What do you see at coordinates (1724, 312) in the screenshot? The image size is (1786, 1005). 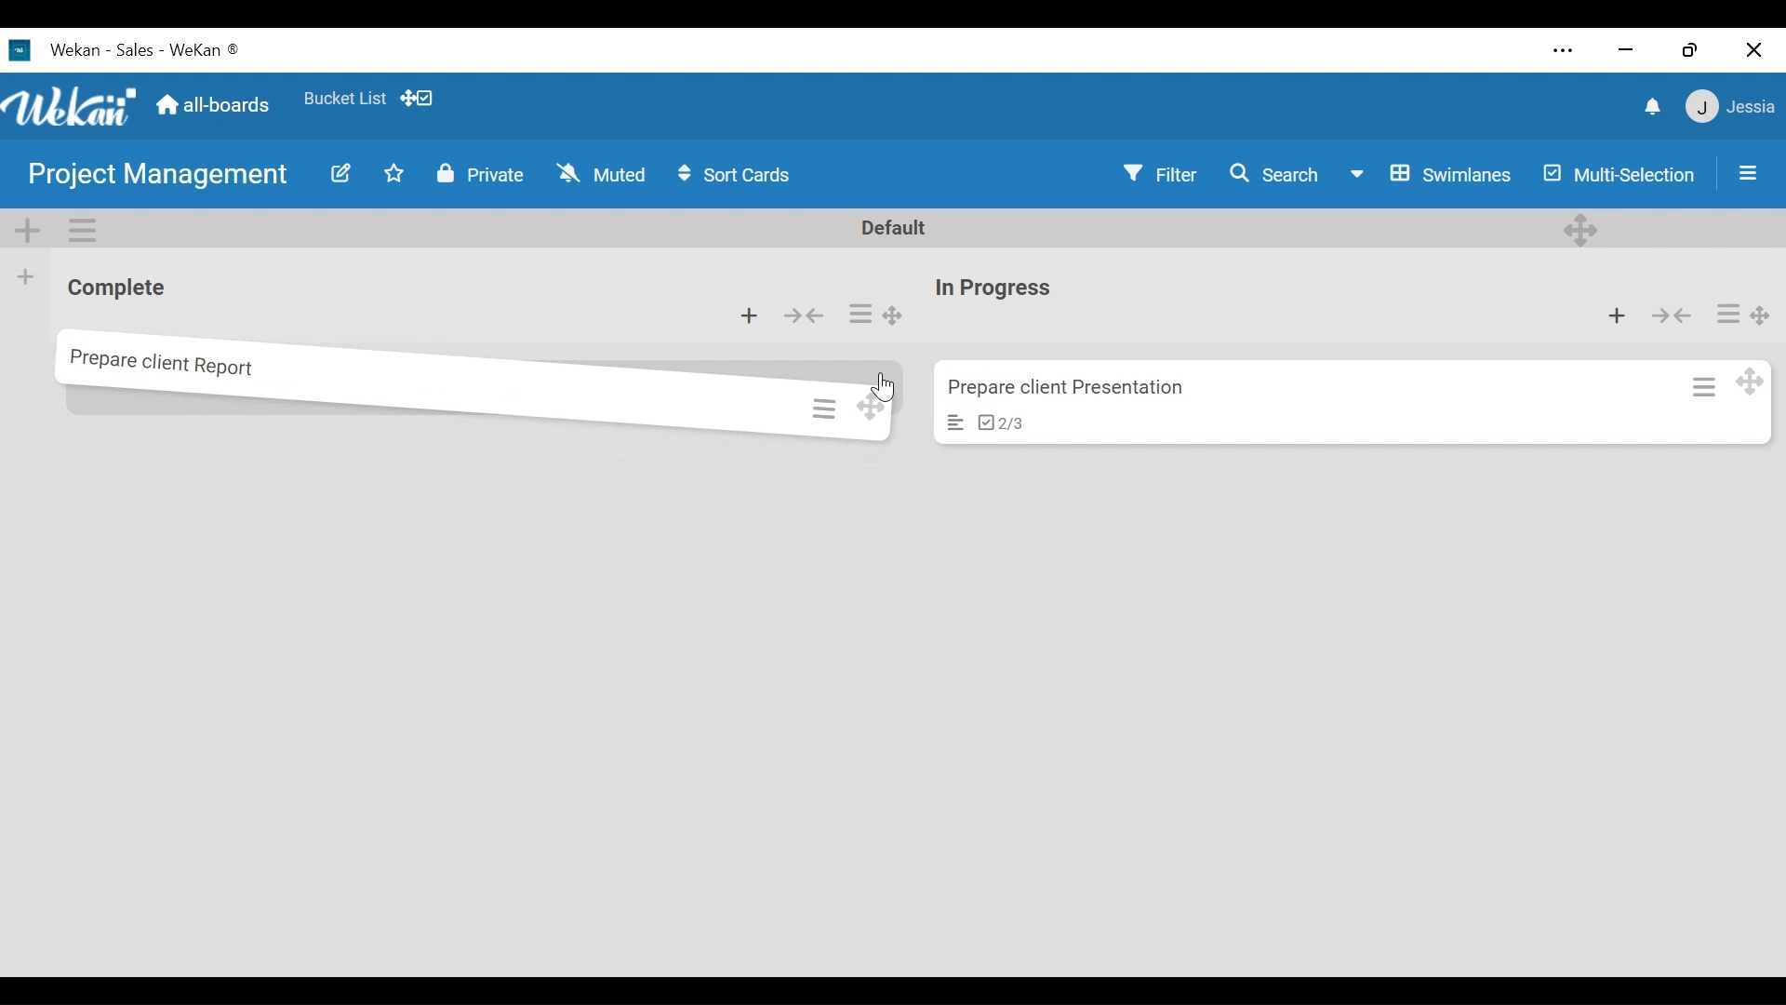 I see `Card actions` at bounding box center [1724, 312].